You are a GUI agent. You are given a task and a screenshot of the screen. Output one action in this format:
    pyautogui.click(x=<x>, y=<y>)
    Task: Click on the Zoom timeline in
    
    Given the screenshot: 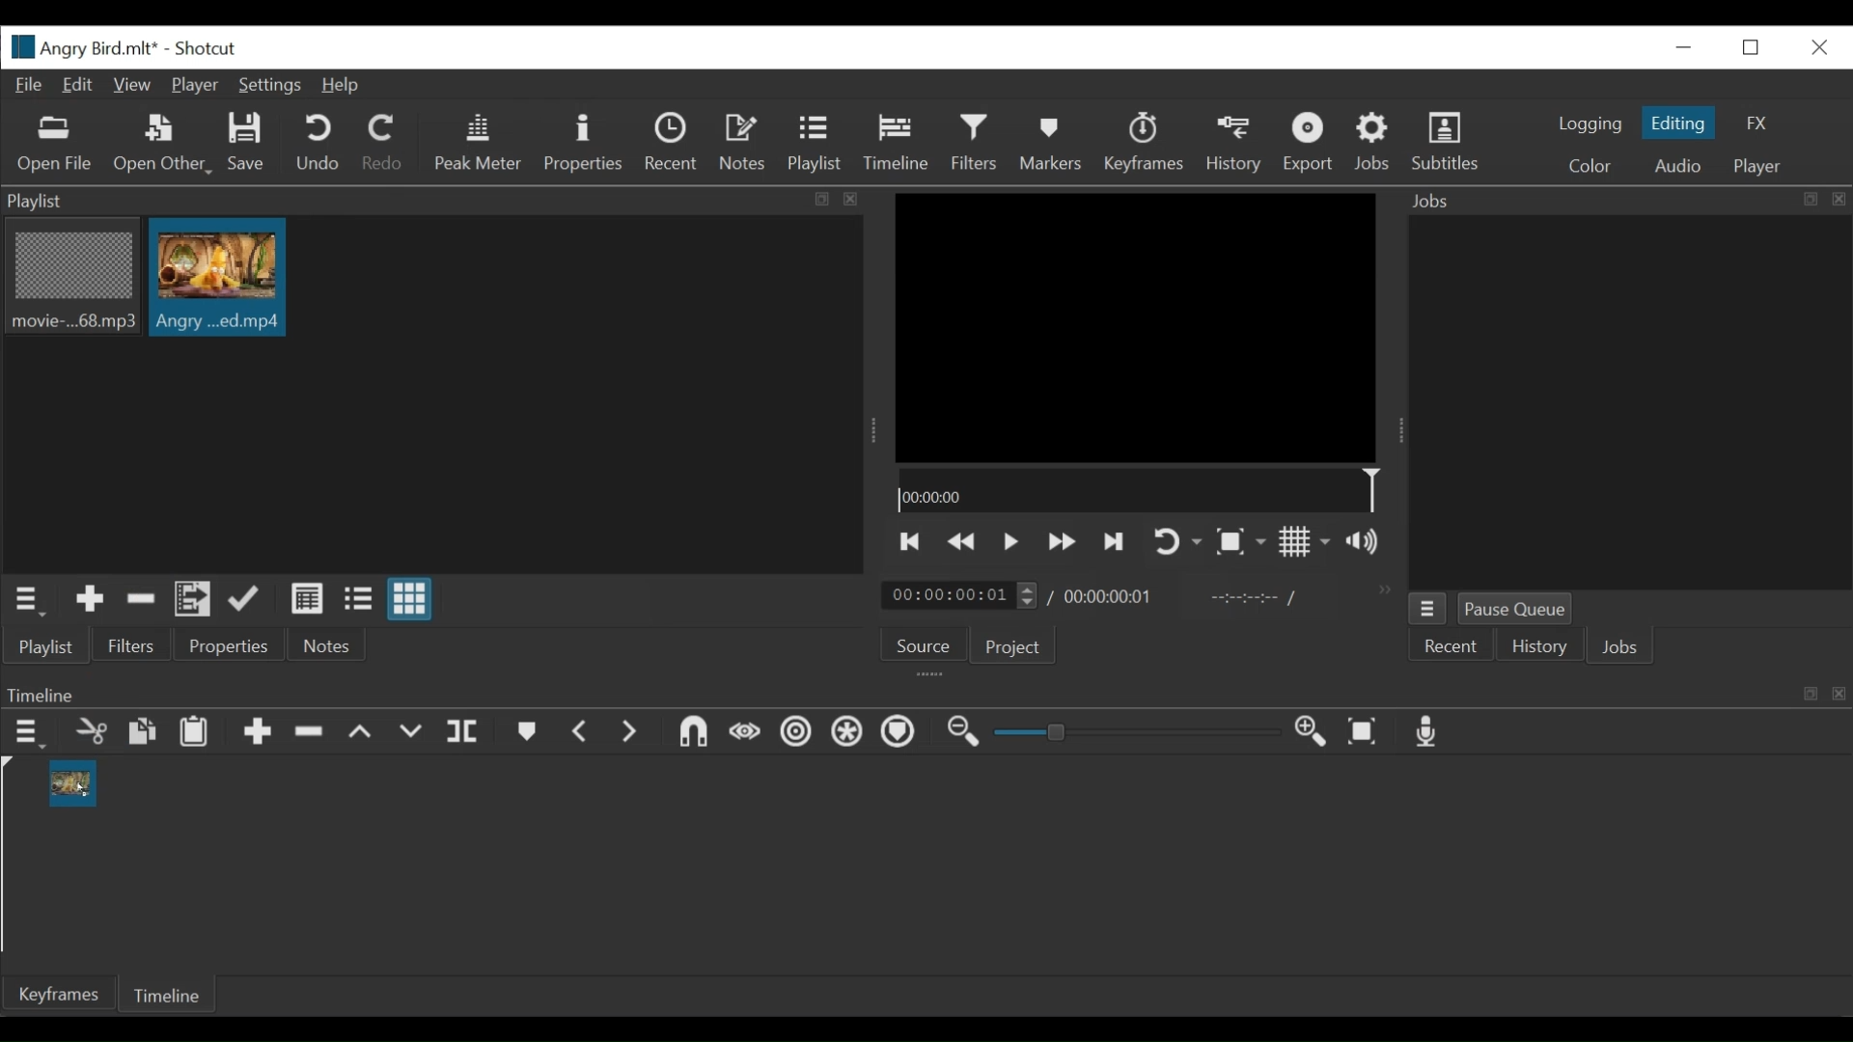 What is the action you would take?
    pyautogui.click(x=1314, y=733)
    